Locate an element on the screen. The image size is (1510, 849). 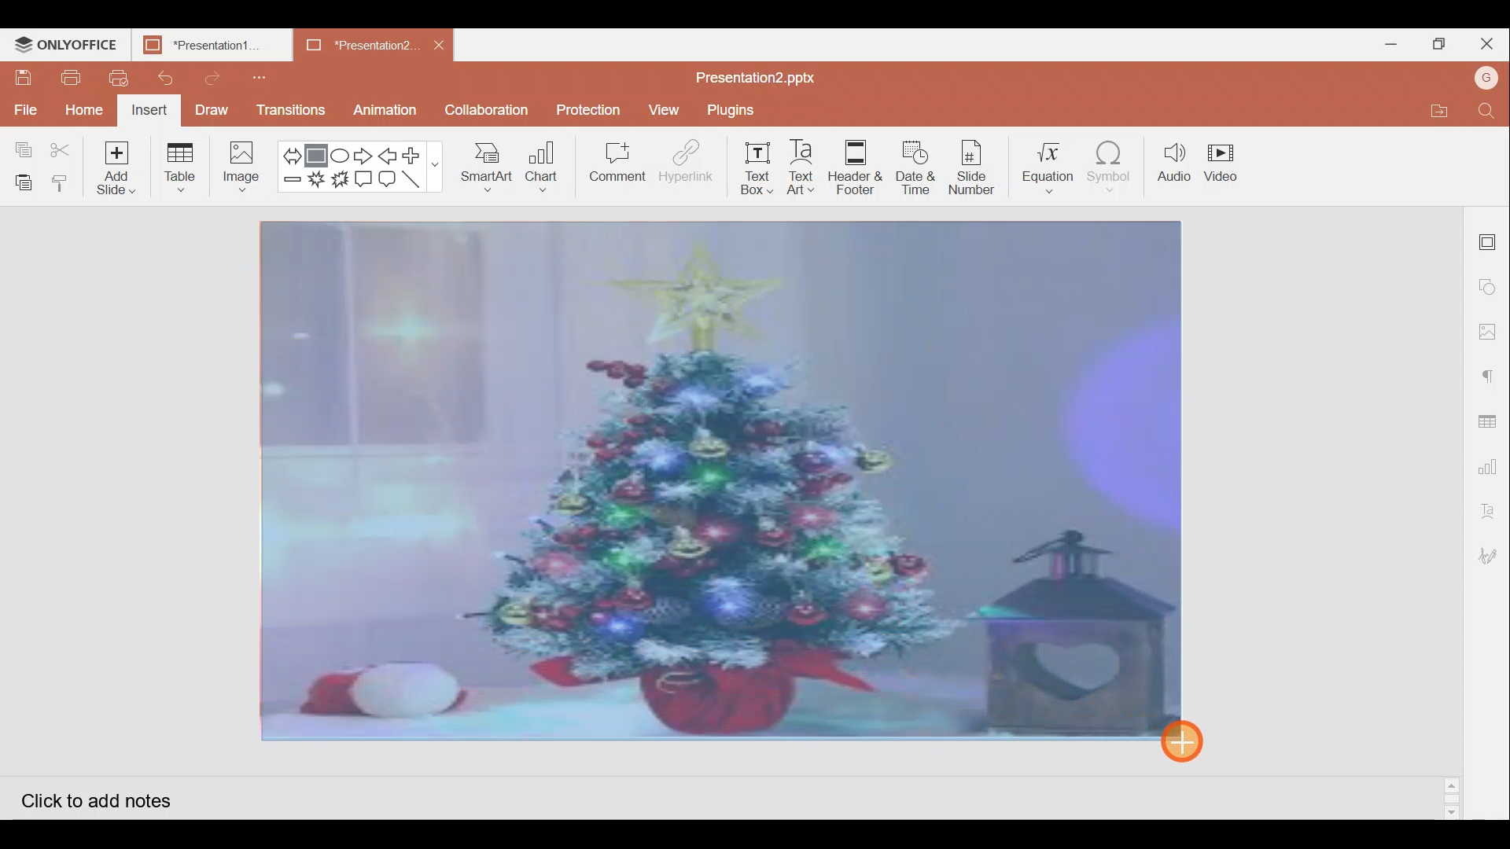
Rectangle shape on background image is located at coordinates (727, 483).